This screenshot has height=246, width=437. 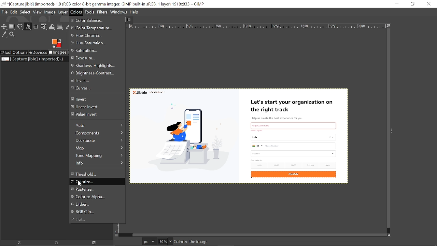 What do you see at coordinates (88, 58) in the screenshot?
I see `Exposure` at bounding box center [88, 58].